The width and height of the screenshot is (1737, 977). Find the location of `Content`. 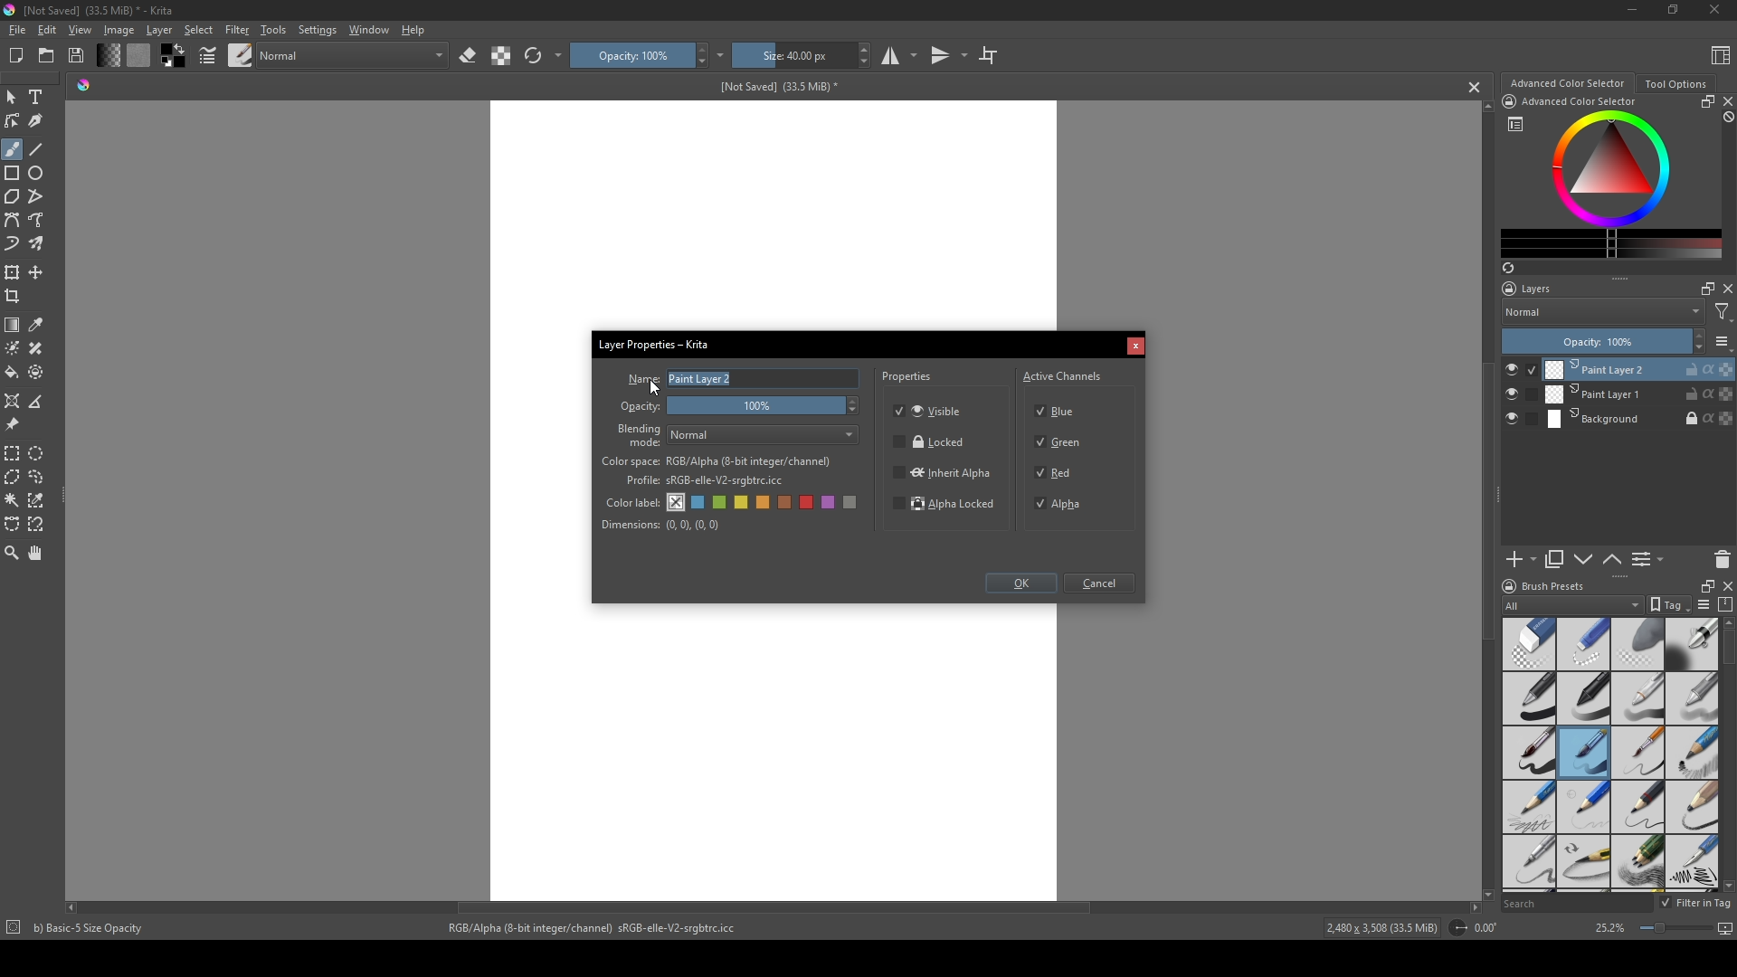

Content is located at coordinates (1721, 54).